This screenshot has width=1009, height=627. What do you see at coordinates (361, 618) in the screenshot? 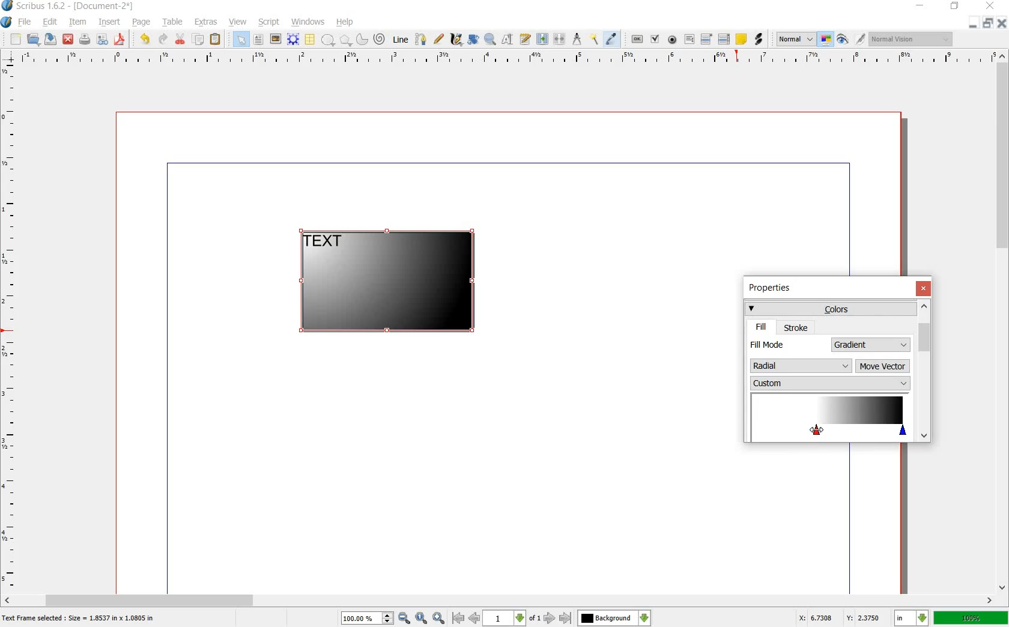
I see `100%` at bounding box center [361, 618].